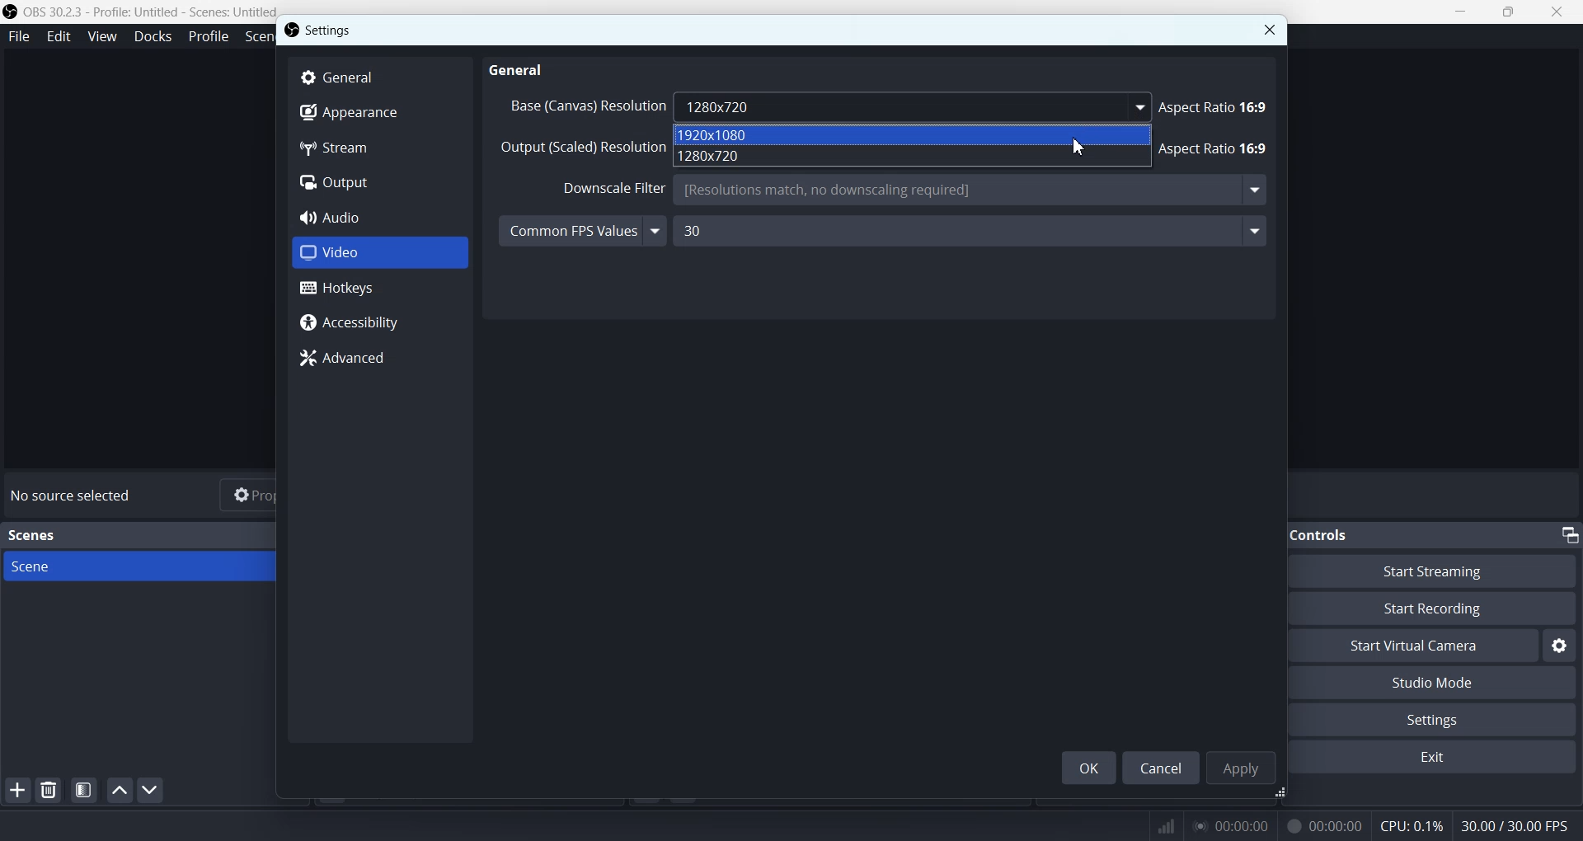 This screenshot has width=1583, height=841. What do you see at coordinates (48, 789) in the screenshot?
I see `Remove selected scene` at bounding box center [48, 789].